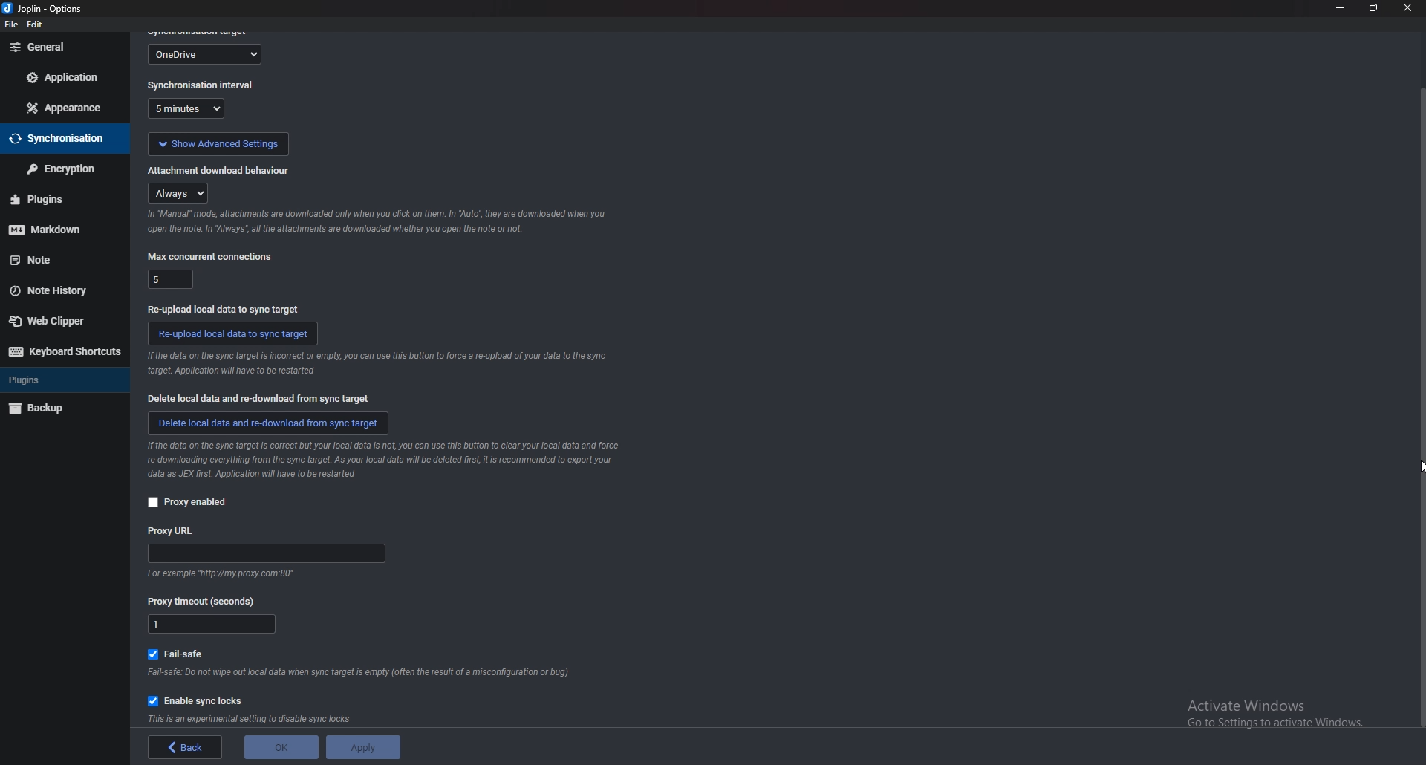  What do you see at coordinates (187, 502) in the screenshot?
I see `proxy enabled` at bounding box center [187, 502].